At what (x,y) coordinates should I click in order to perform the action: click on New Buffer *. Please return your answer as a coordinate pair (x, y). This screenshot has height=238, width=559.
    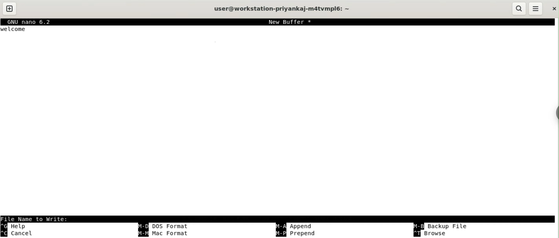
    Looking at the image, I should click on (289, 22).